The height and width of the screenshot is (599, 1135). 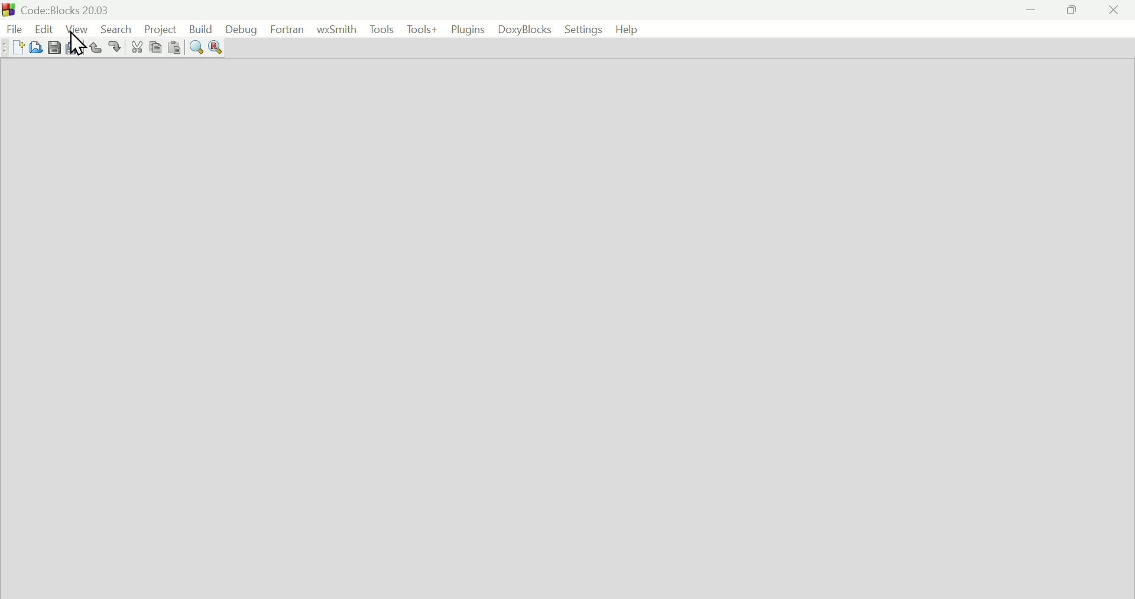 I want to click on Project, so click(x=158, y=28).